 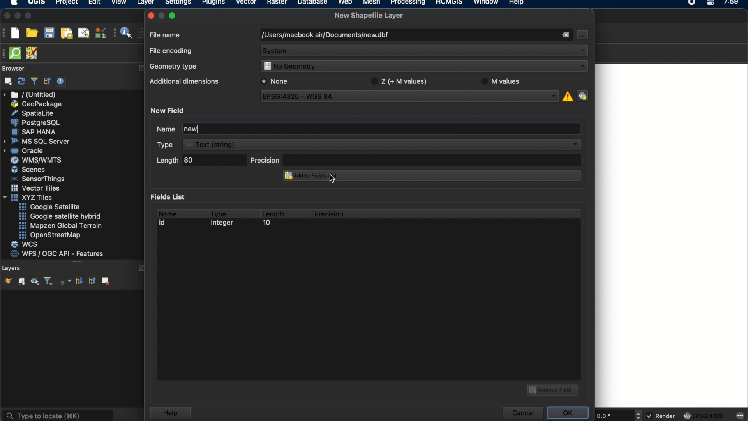 I want to click on expand, so click(x=141, y=268).